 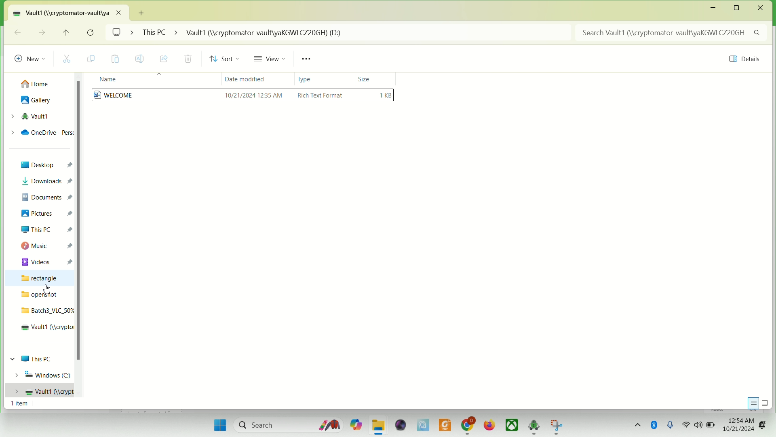 What do you see at coordinates (468, 424) in the screenshot?
I see `chrome` at bounding box center [468, 424].